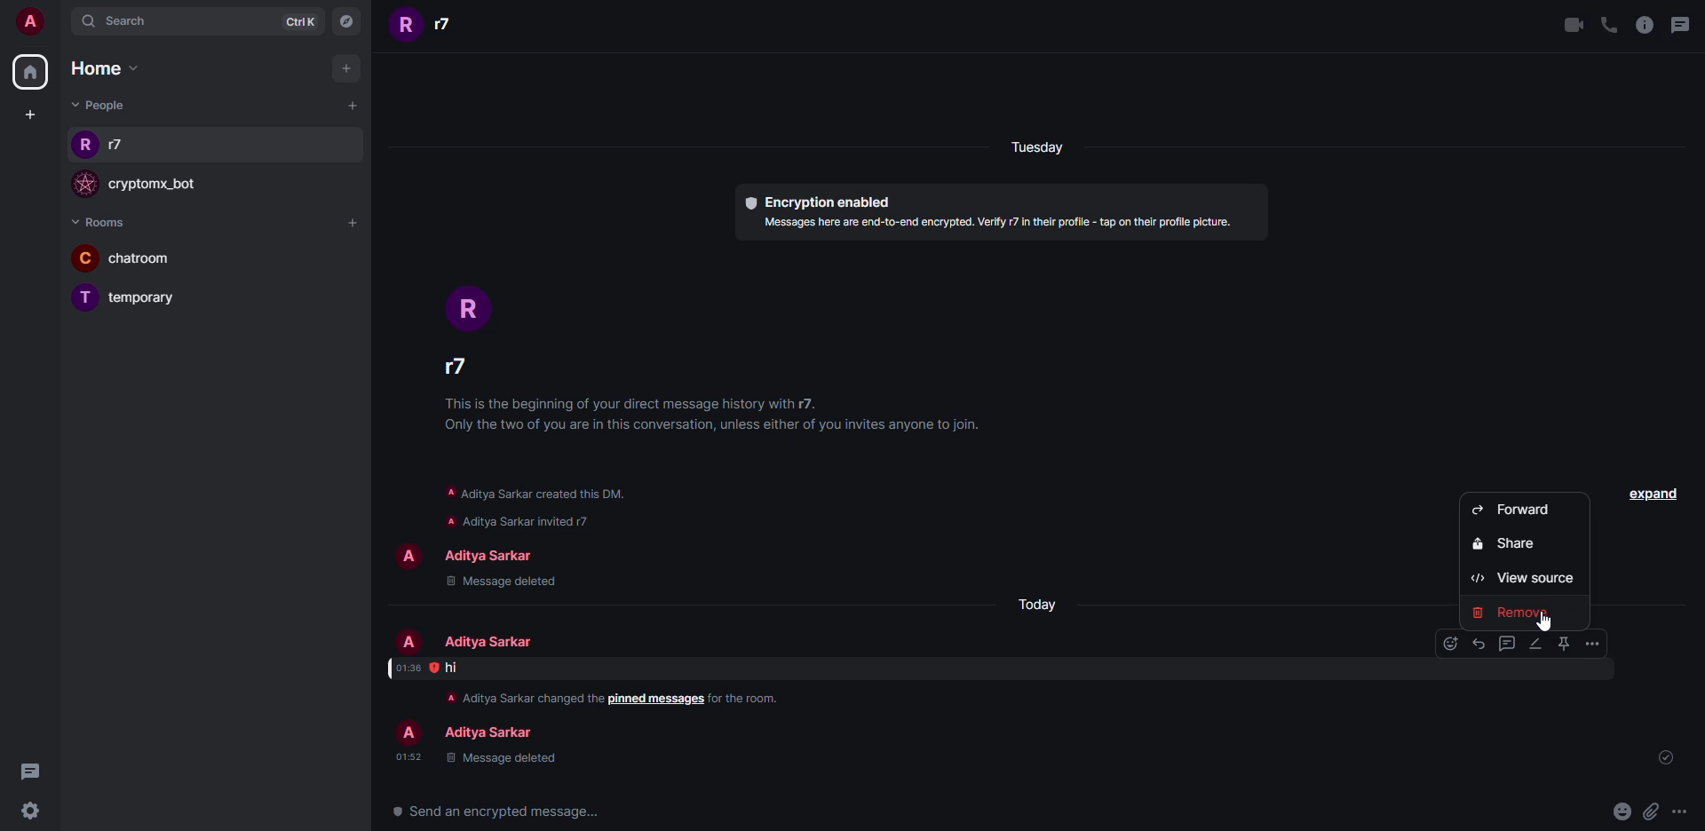 Image resolution: width=1705 pixels, height=831 pixels. I want to click on people, so click(487, 734).